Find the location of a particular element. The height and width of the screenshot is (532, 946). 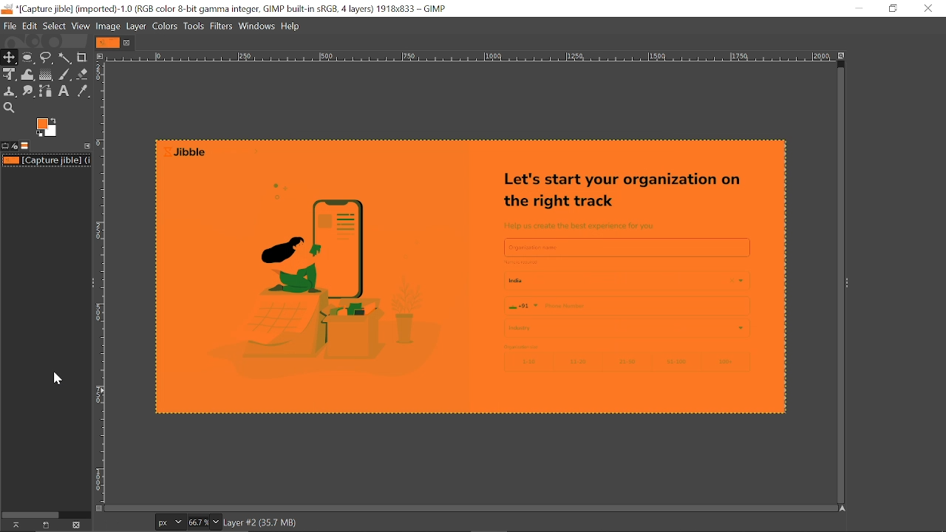

Zoom tool is located at coordinates (8, 107).